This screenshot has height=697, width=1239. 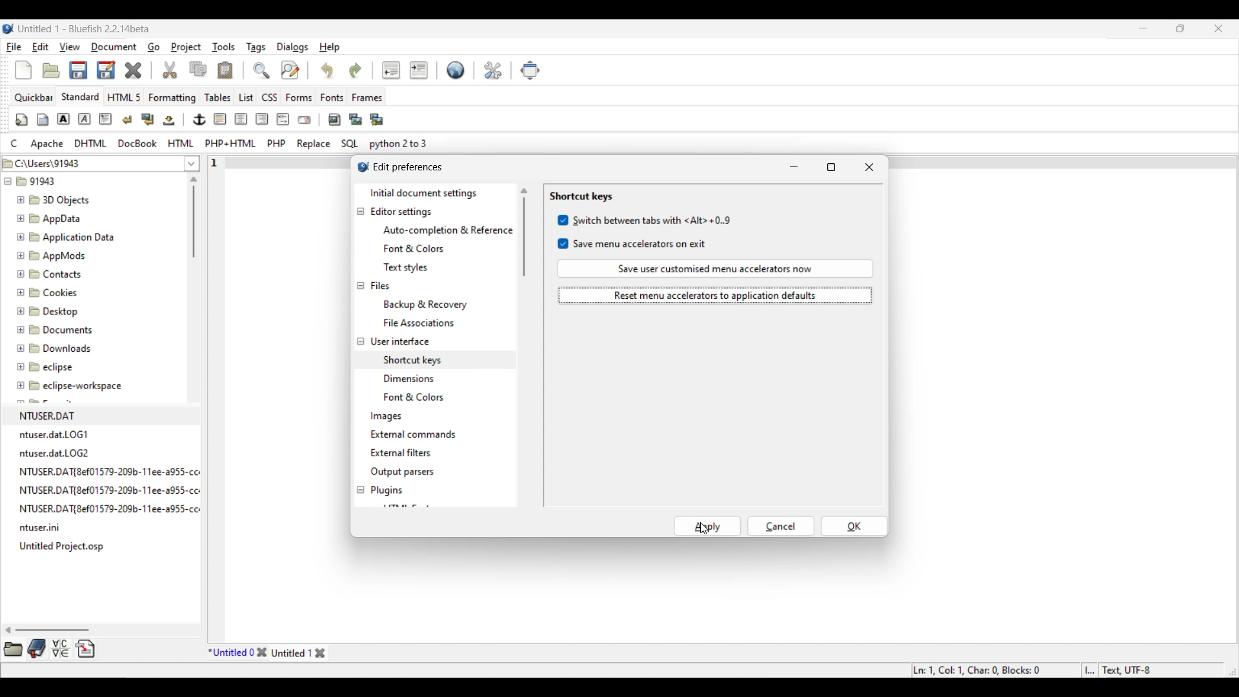 I want to click on ntuser.ini, so click(x=44, y=529).